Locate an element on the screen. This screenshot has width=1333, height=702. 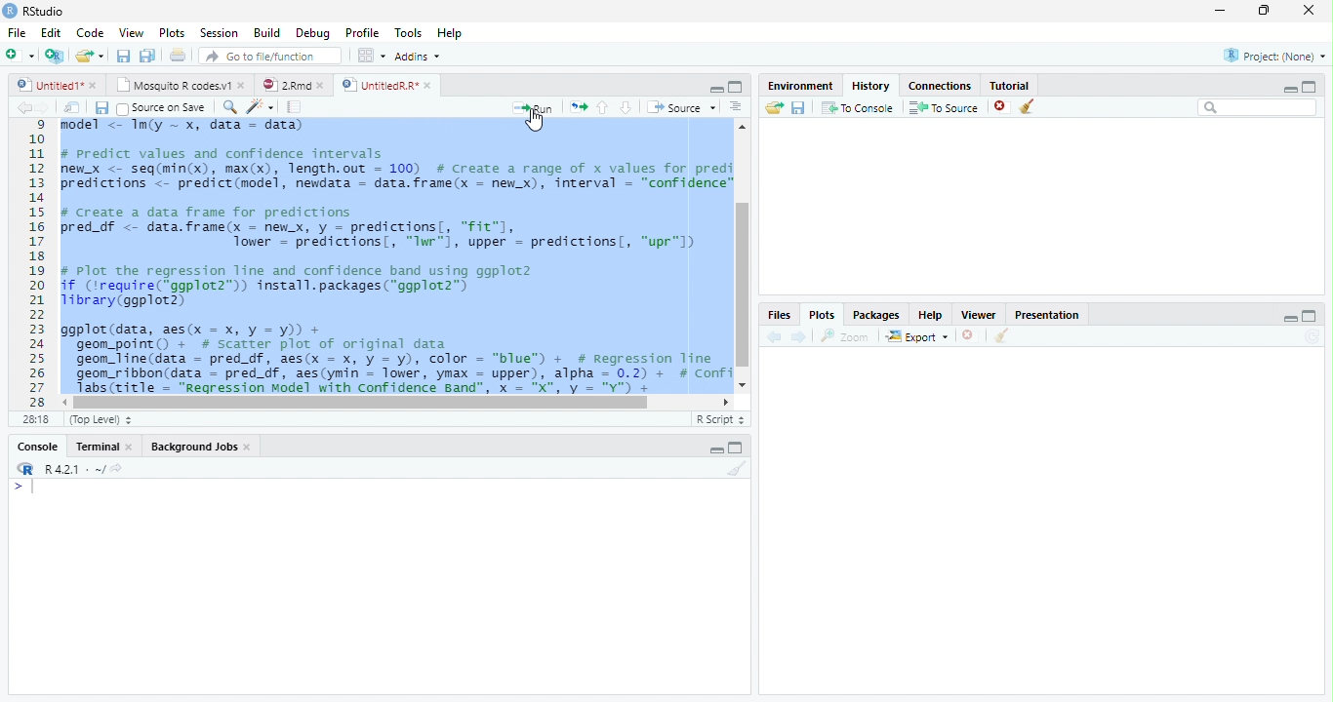
Zoom is located at coordinates (844, 337).